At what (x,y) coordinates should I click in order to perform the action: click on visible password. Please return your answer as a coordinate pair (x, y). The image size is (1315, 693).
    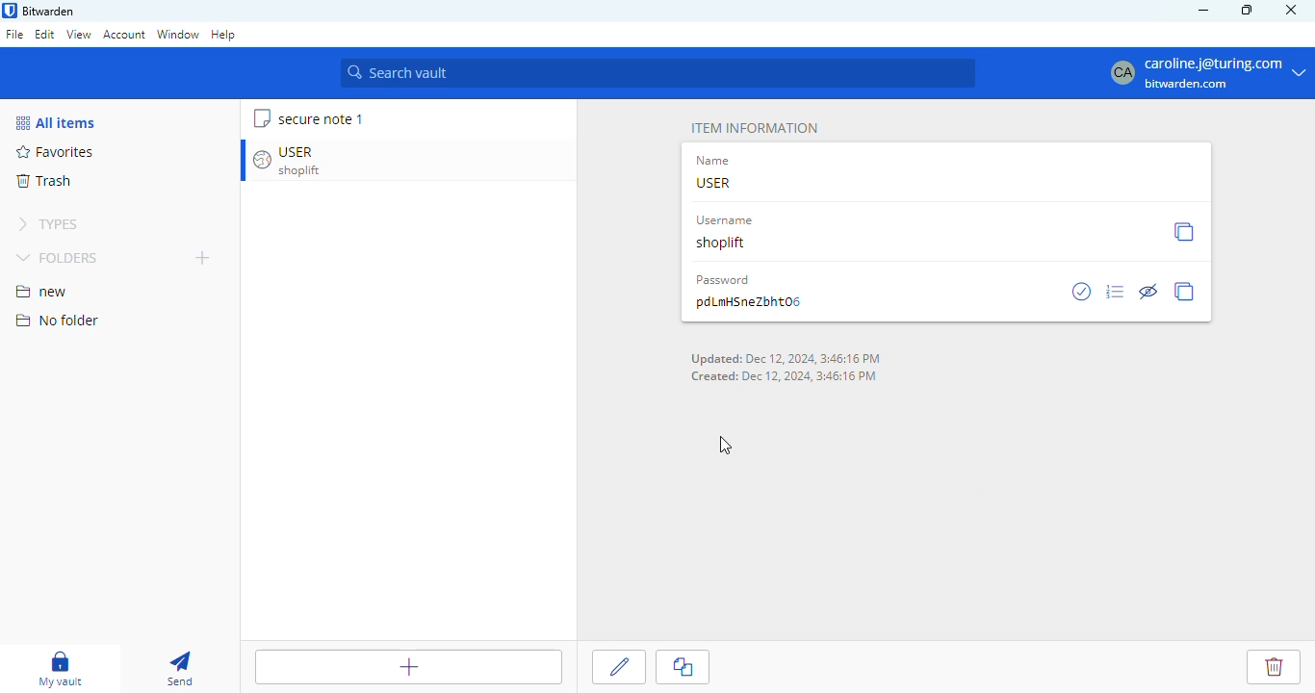
    Looking at the image, I should click on (751, 301).